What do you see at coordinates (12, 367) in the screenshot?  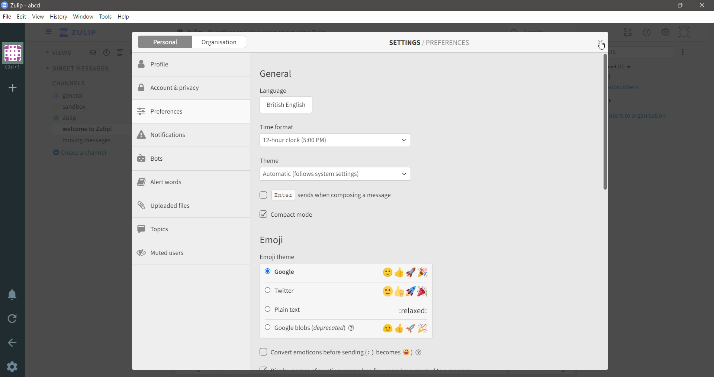 I see `Settings` at bounding box center [12, 367].